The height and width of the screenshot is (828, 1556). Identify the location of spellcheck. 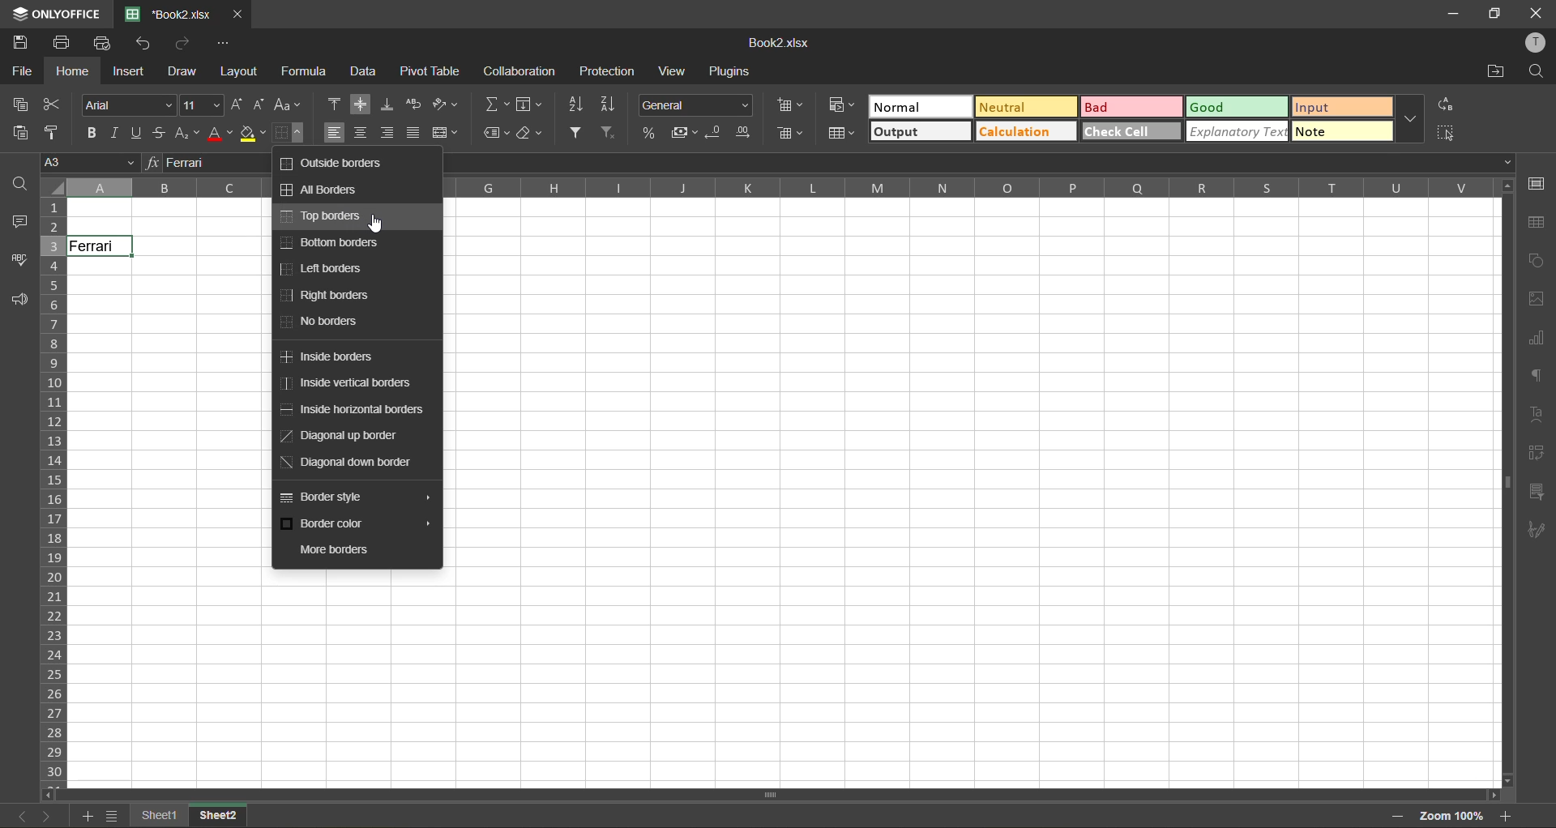
(19, 262).